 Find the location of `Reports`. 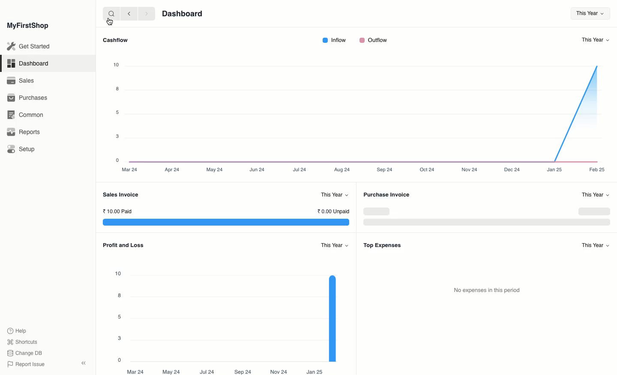

Reports is located at coordinates (24, 131).